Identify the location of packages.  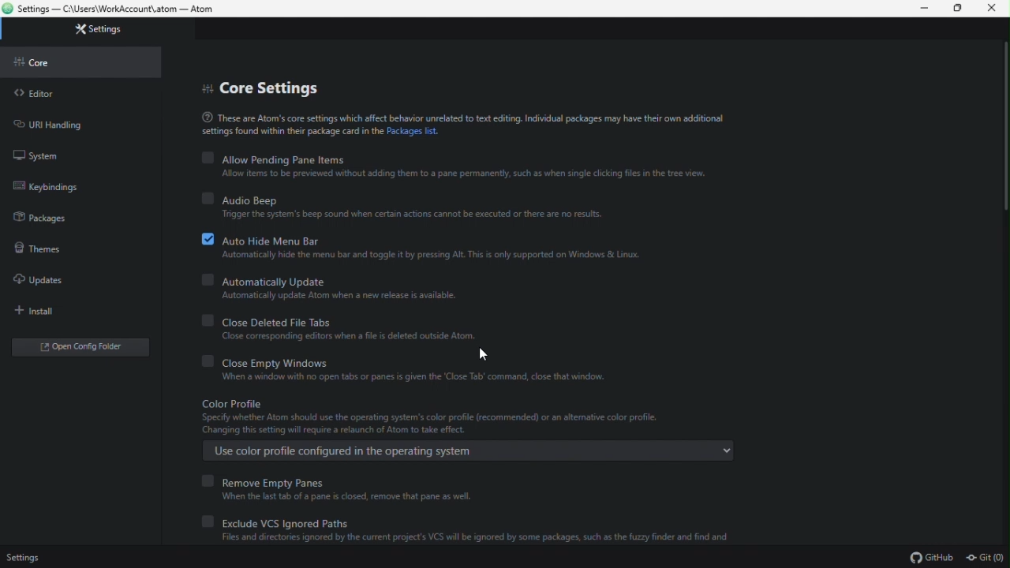
(86, 217).